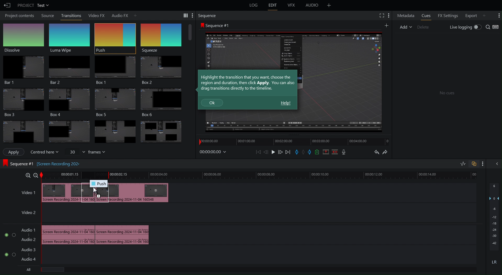 The height and width of the screenshot is (275, 502). What do you see at coordinates (381, 15) in the screenshot?
I see `Fullscreen` at bounding box center [381, 15].